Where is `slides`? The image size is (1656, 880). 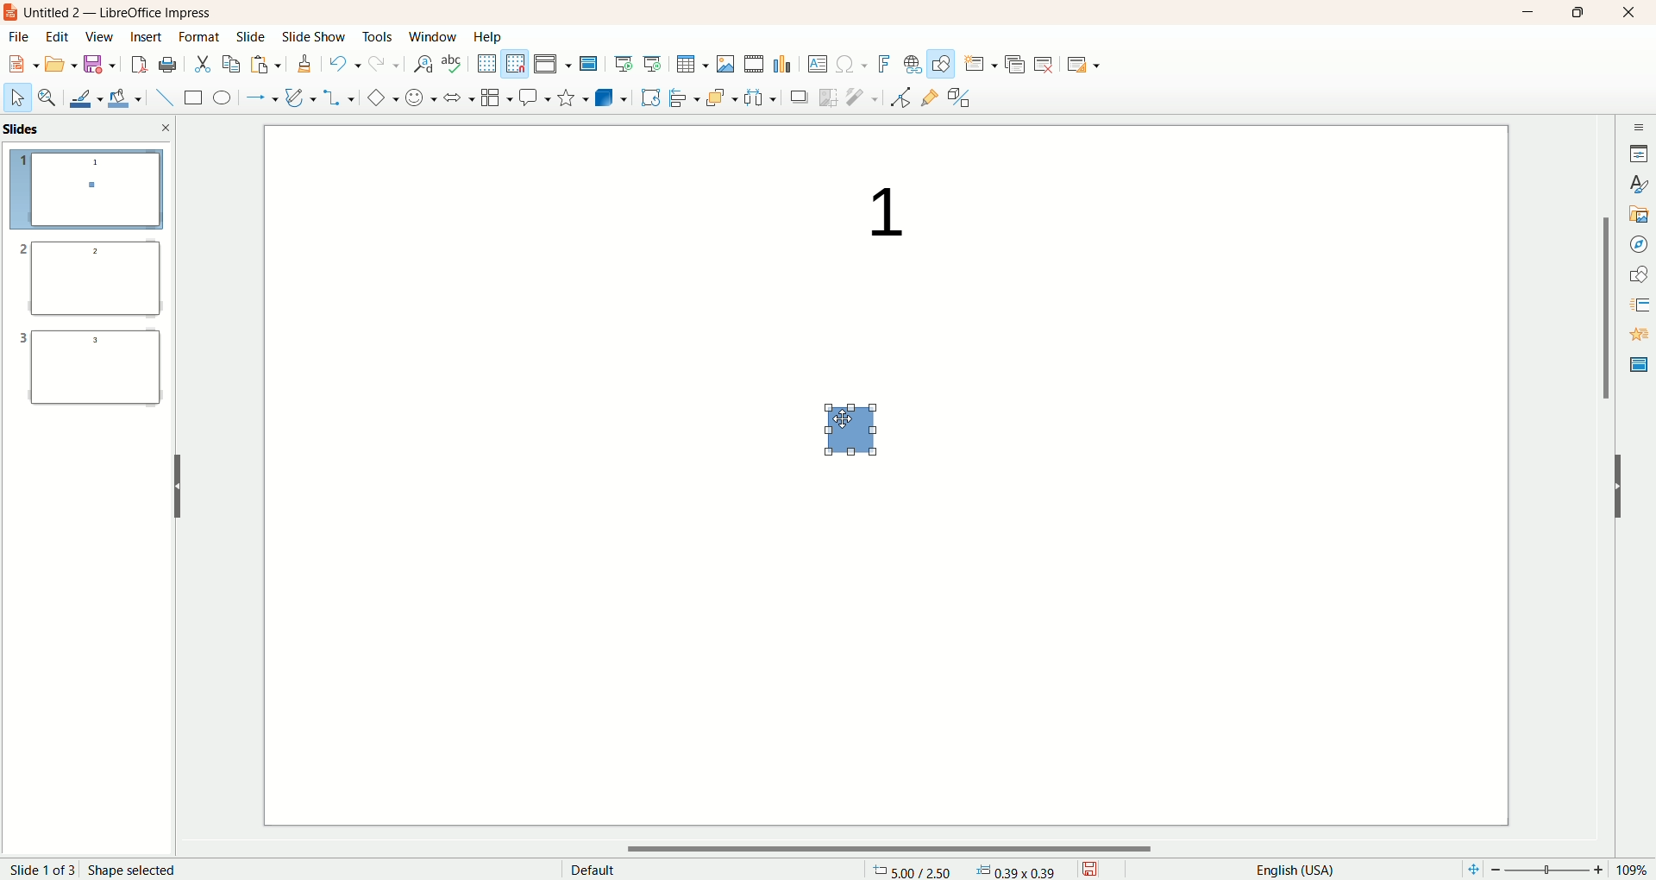
slides is located at coordinates (26, 129).